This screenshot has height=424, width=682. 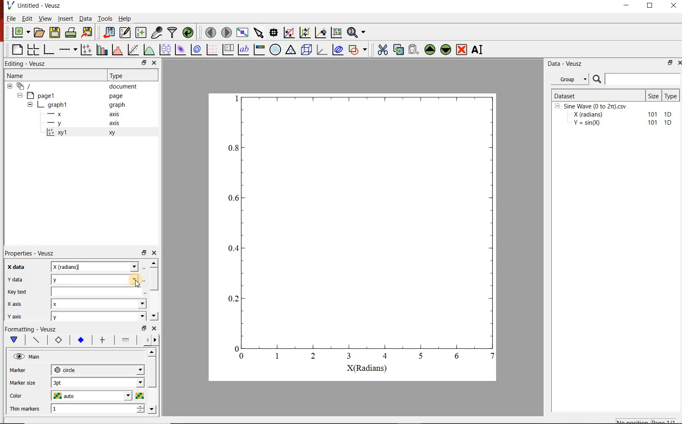 What do you see at coordinates (71, 33) in the screenshot?
I see `print` at bounding box center [71, 33].